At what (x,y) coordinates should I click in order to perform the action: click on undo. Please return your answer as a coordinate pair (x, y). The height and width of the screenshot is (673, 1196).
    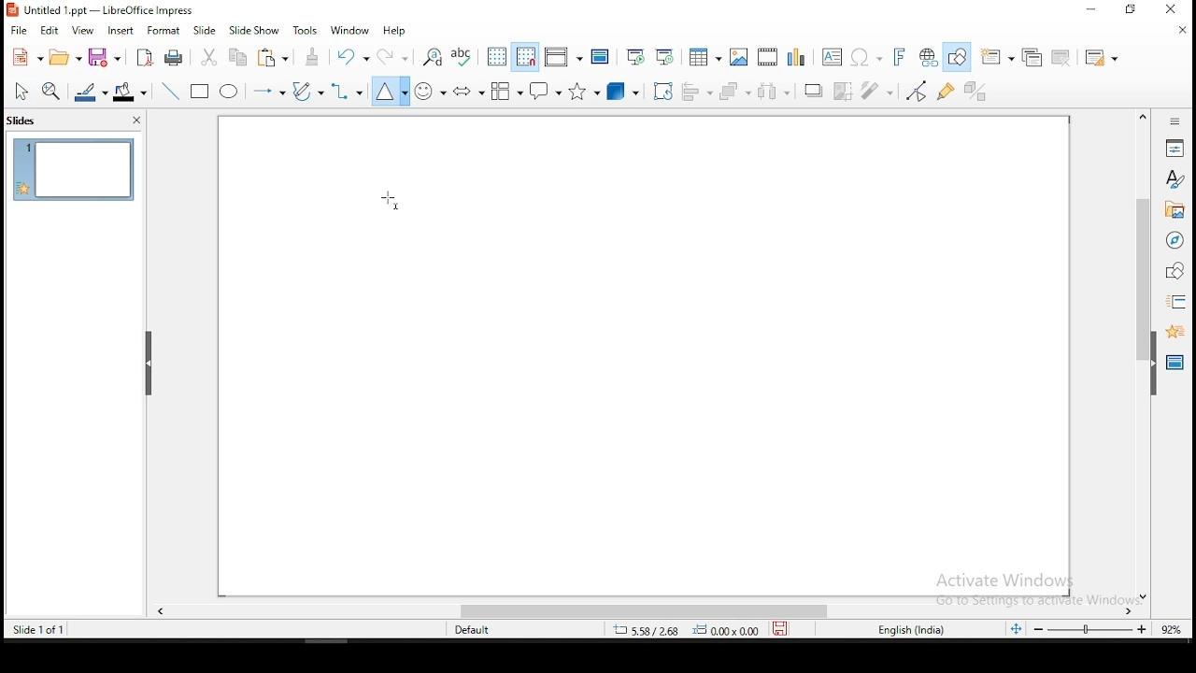
    Looking at the image, I should click on (353, 57).